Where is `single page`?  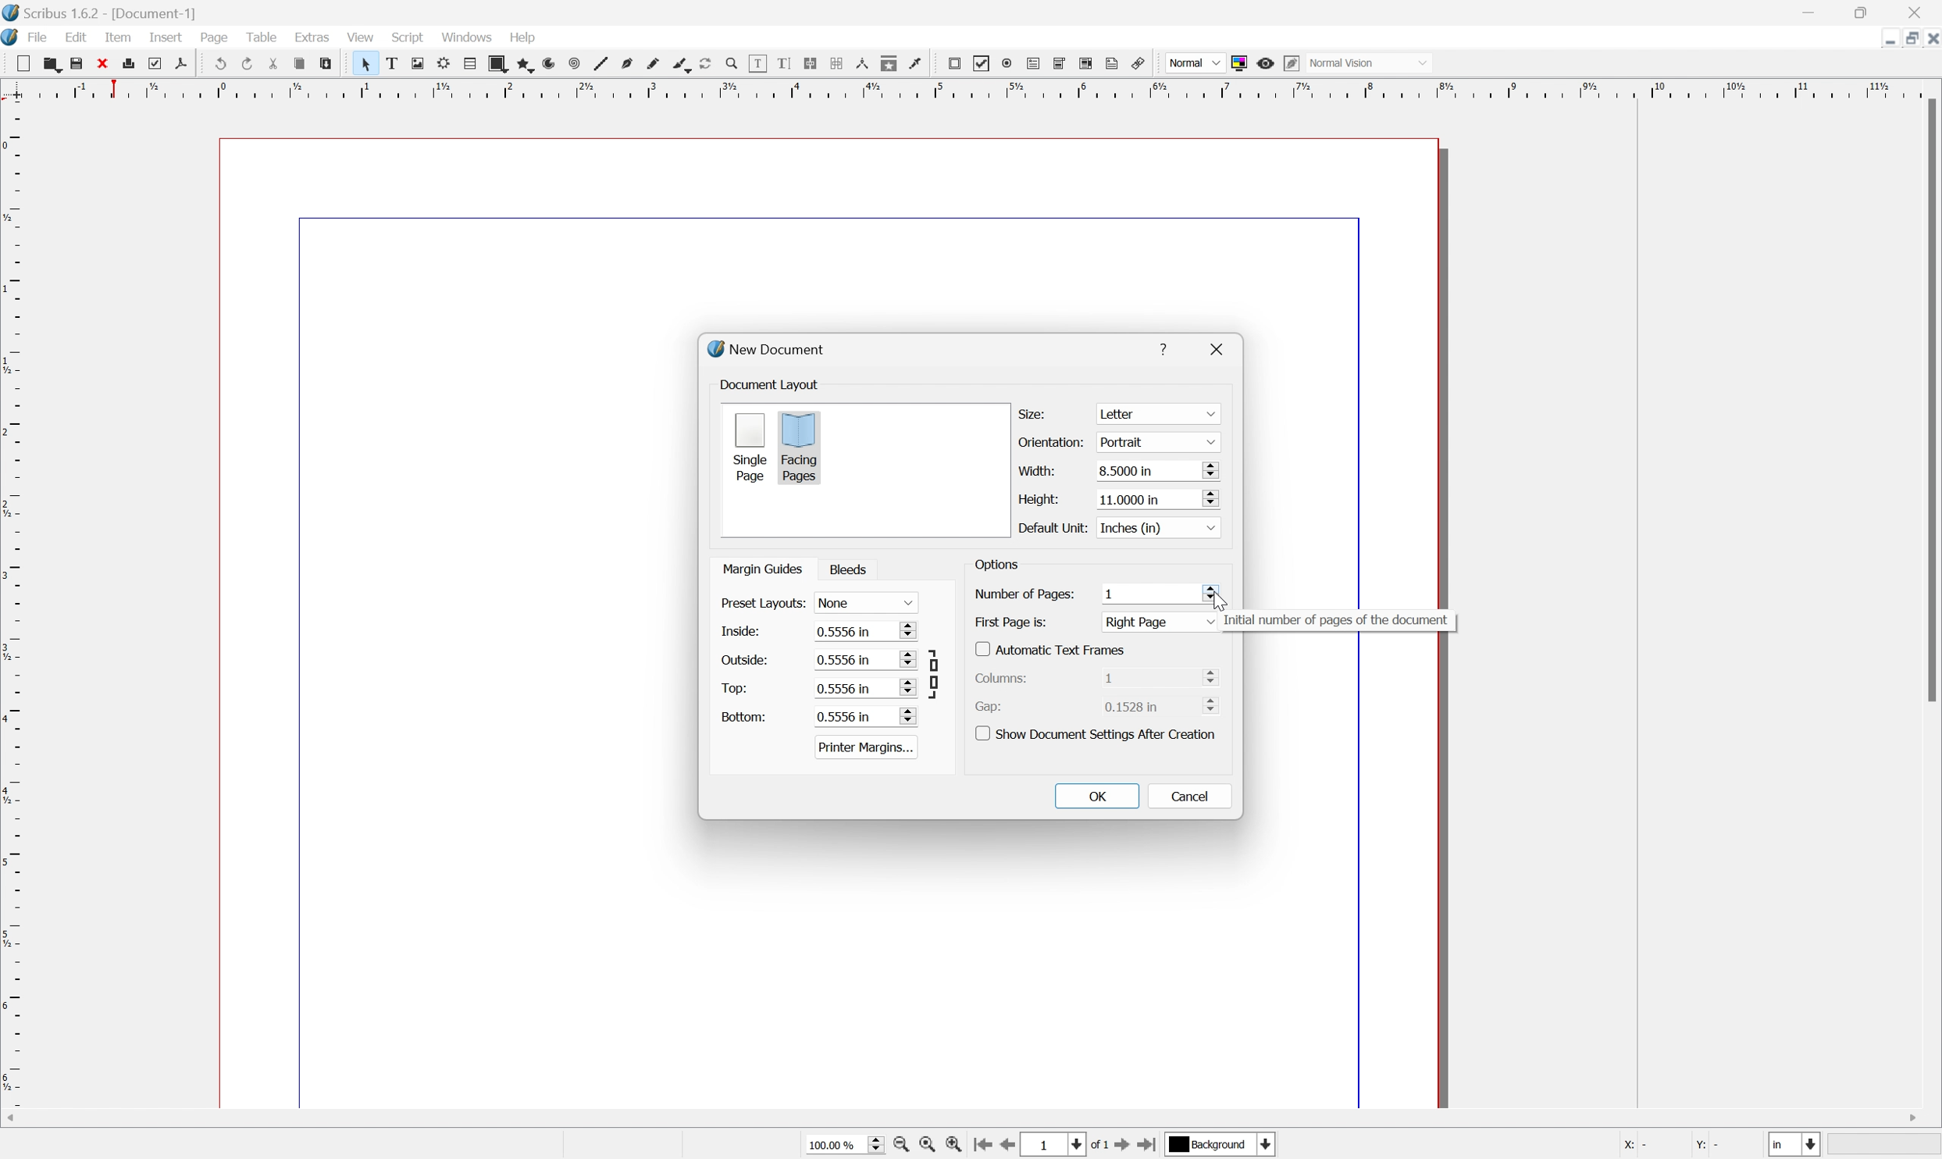 single page is located at coordinates (750, 446).